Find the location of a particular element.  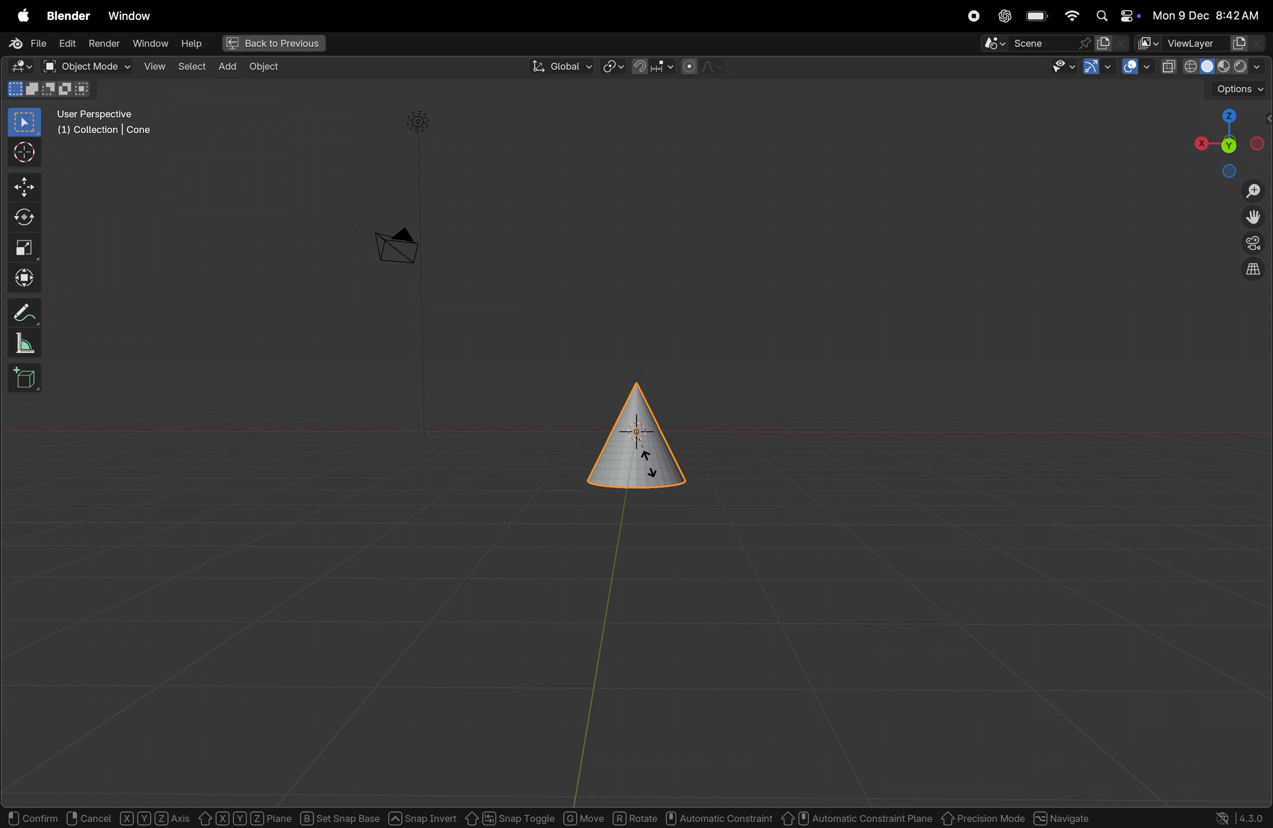

record is located at coordinates (974, 16).